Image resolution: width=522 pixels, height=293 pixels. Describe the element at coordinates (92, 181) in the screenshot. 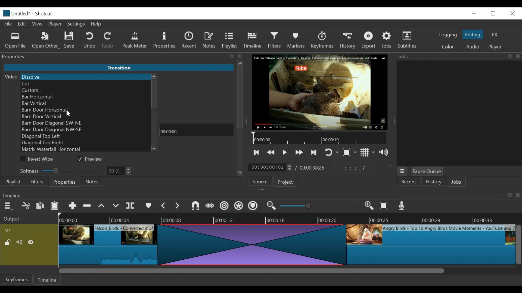

I see `Notes` at that location.